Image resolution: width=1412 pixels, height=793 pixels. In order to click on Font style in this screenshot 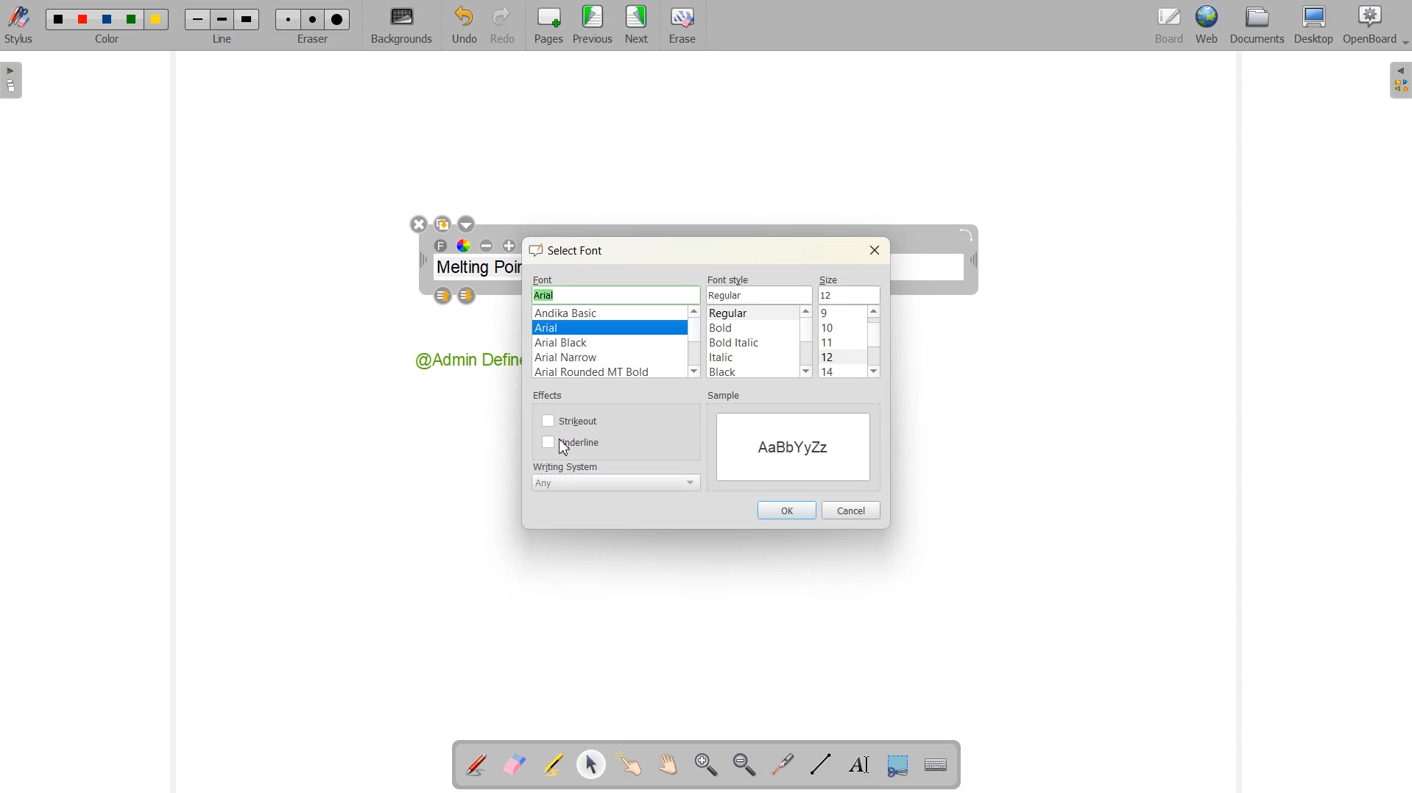, I will do `click(752, 342)`.